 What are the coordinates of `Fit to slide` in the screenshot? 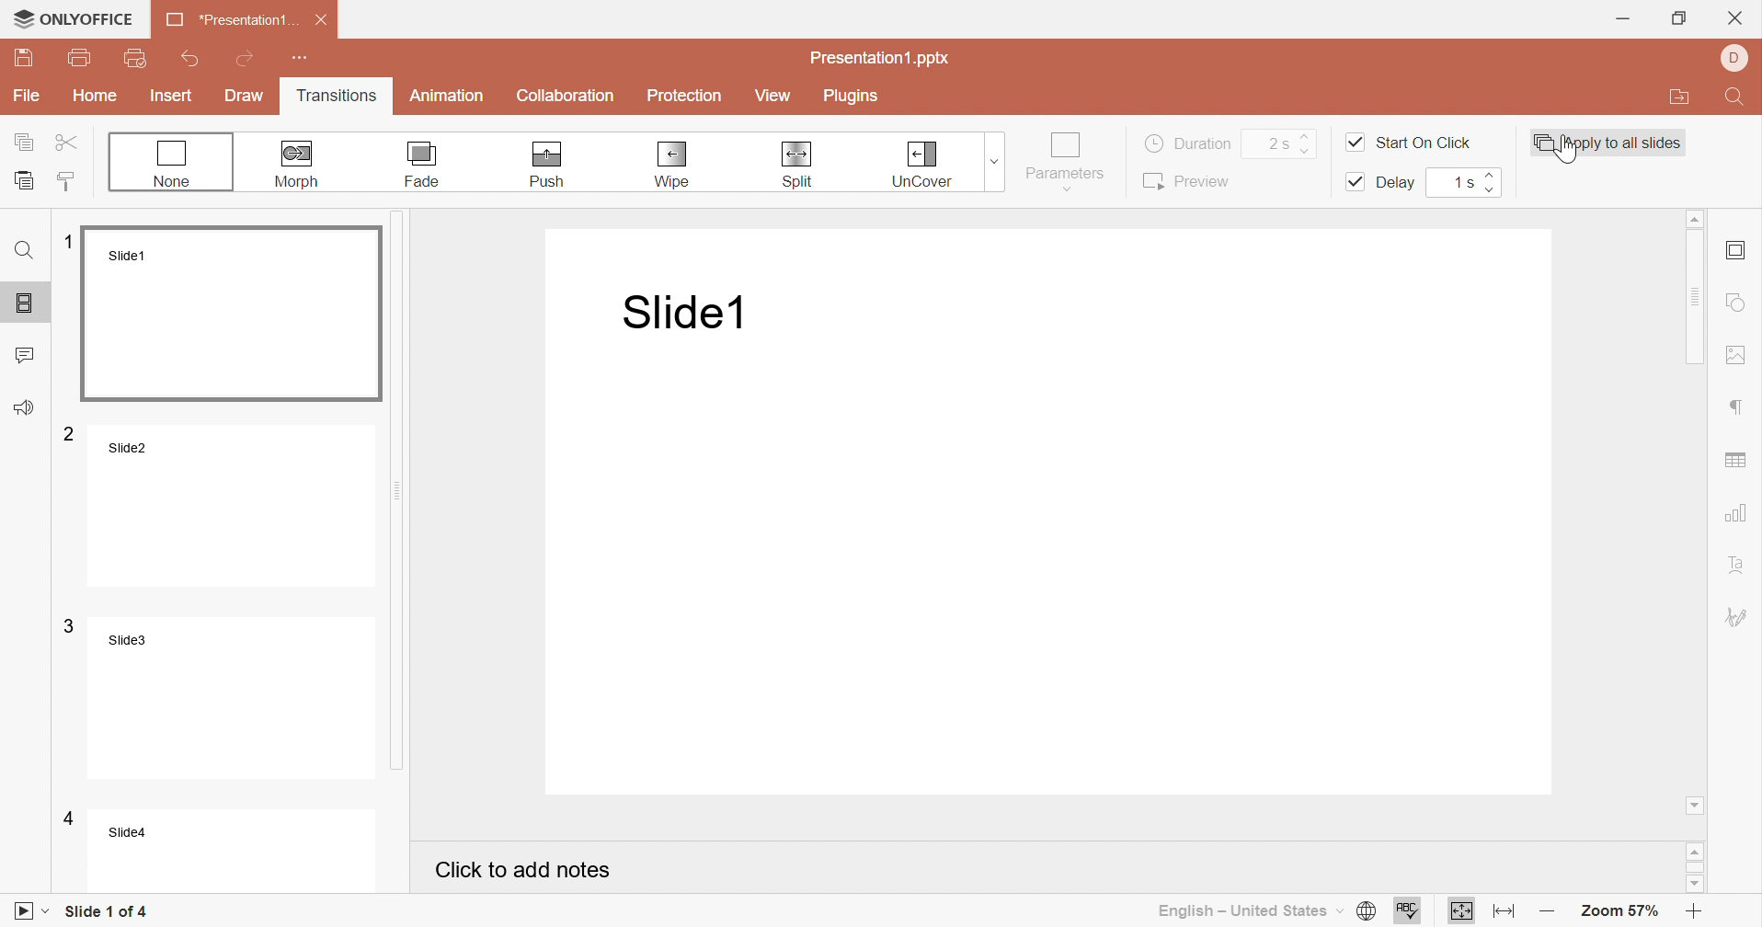 It's located at (1462, 913).